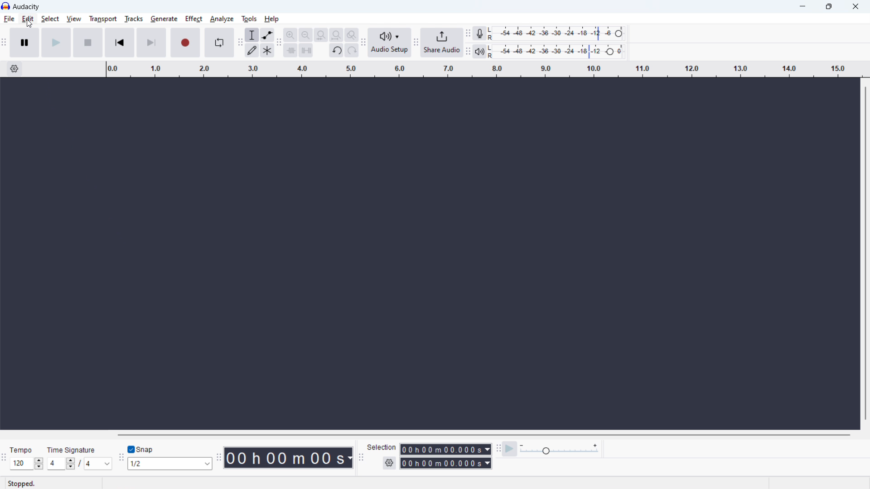 Image resolution: width=870 pixels, height=489 pixels. What do you see at coordinates (249, 19) in the screenshot?
I see `tools` at bounding box center [249, 19].